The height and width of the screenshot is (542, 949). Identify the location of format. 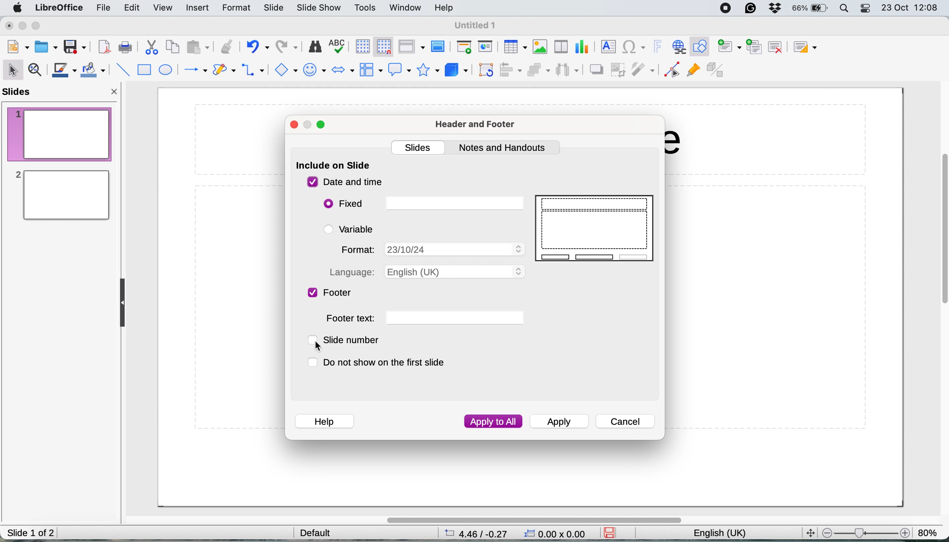
(431, 249).